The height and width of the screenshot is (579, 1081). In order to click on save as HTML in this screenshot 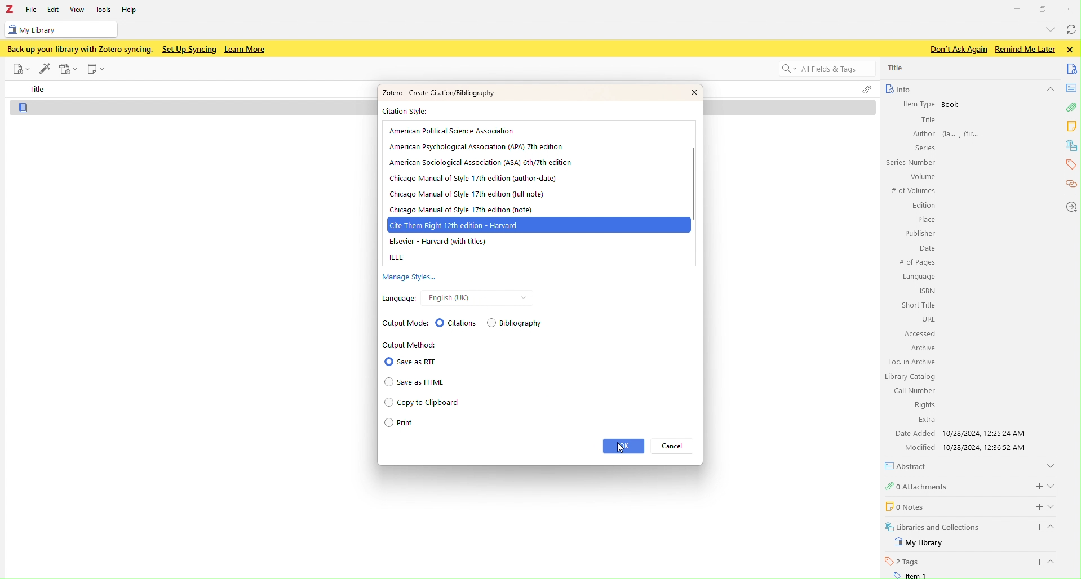, I will do `click(418, 382)`.